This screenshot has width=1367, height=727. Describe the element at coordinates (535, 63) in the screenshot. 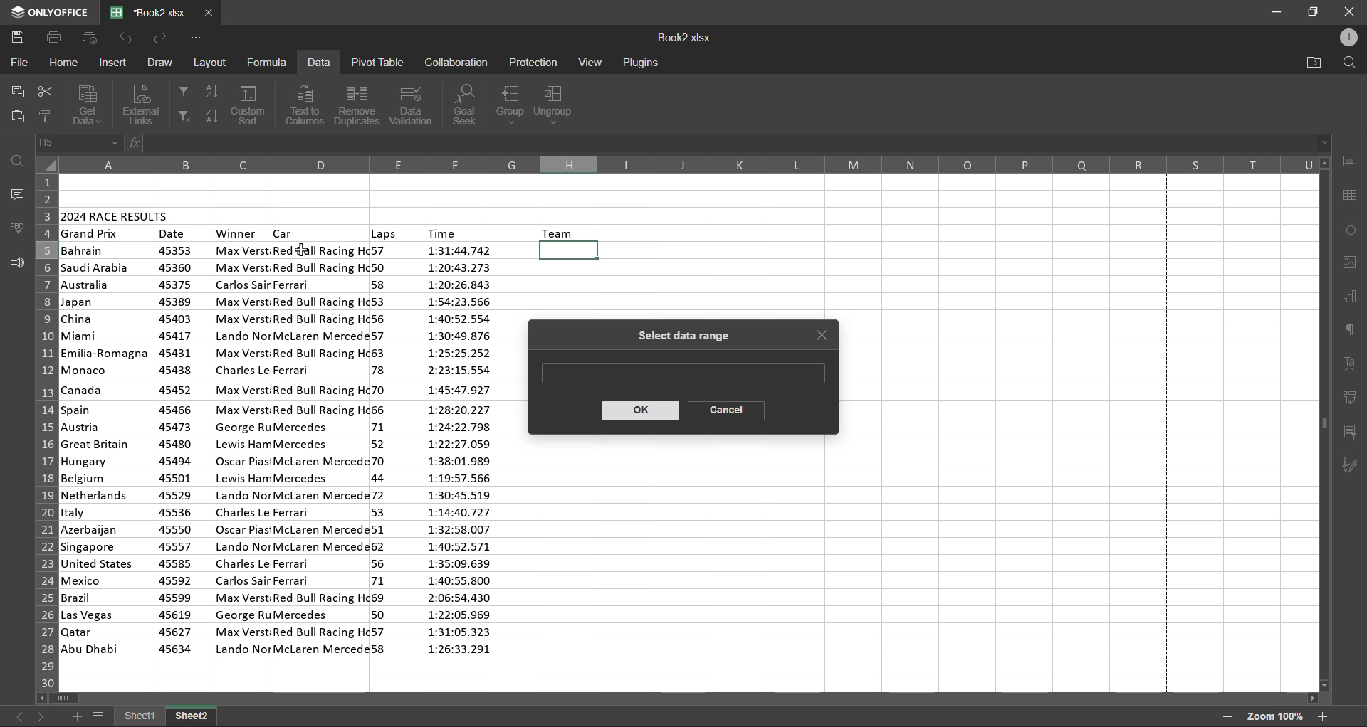

I see `protection` at that location.